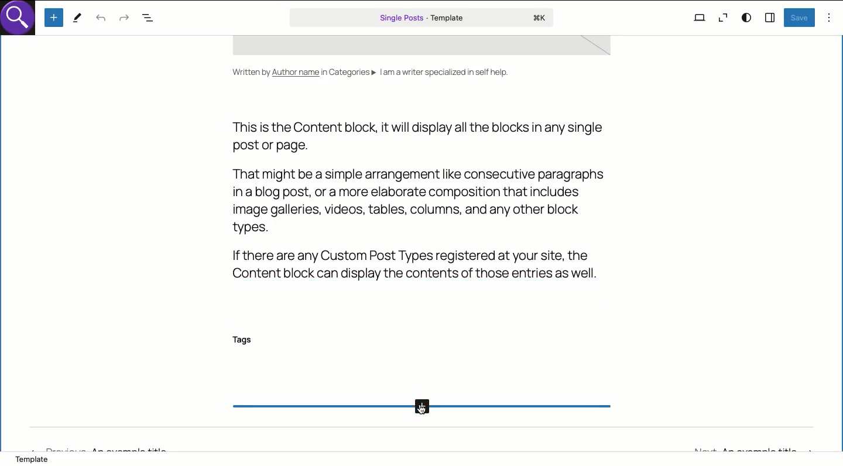  Describe the element at coordinates (55, 18) in the screenshot. I see `Add new block` at that location.